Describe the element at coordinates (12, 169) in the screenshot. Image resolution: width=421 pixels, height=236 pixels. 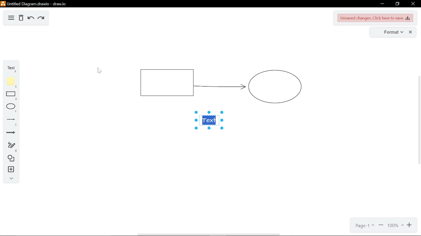
I see `insert` at that location.